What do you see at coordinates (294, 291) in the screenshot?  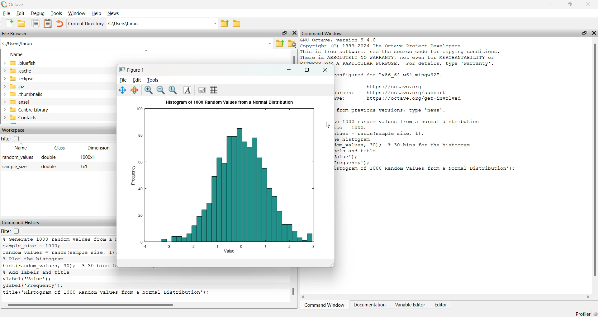 I see `scroll bar` at bounding box center [294, 291].